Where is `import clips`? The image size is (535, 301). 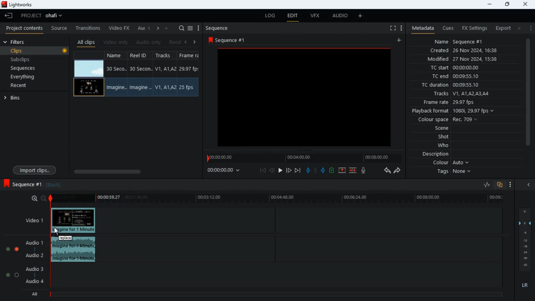
import clips is located at coordinates (36, 169).